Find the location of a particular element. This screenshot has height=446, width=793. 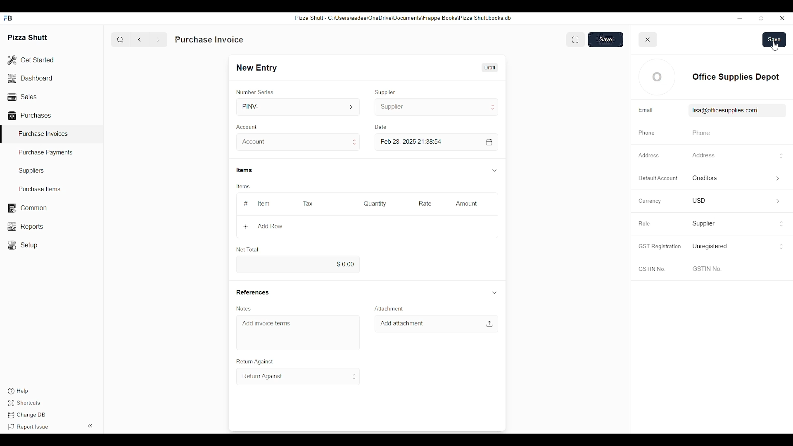

Default Account is located at coordinates (713, 178).